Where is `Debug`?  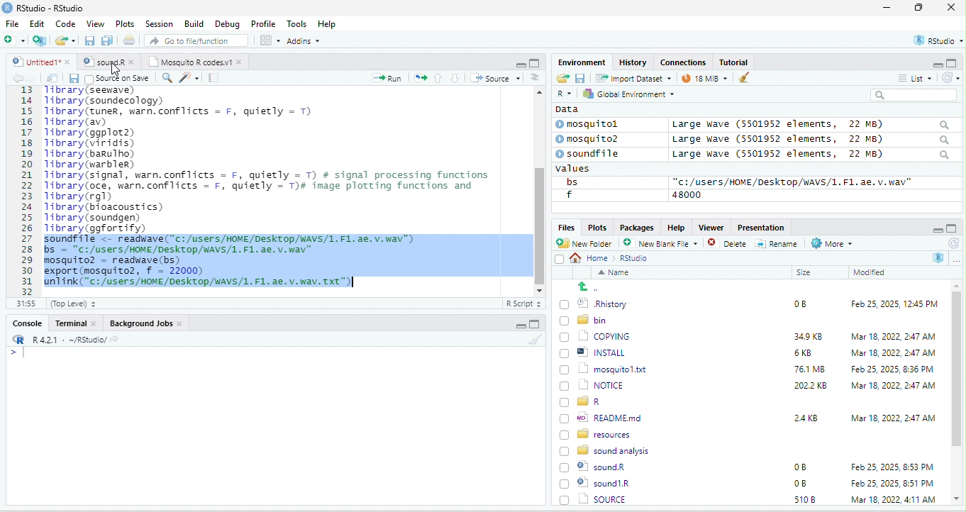 Debug is located at coordinates (227, 23).